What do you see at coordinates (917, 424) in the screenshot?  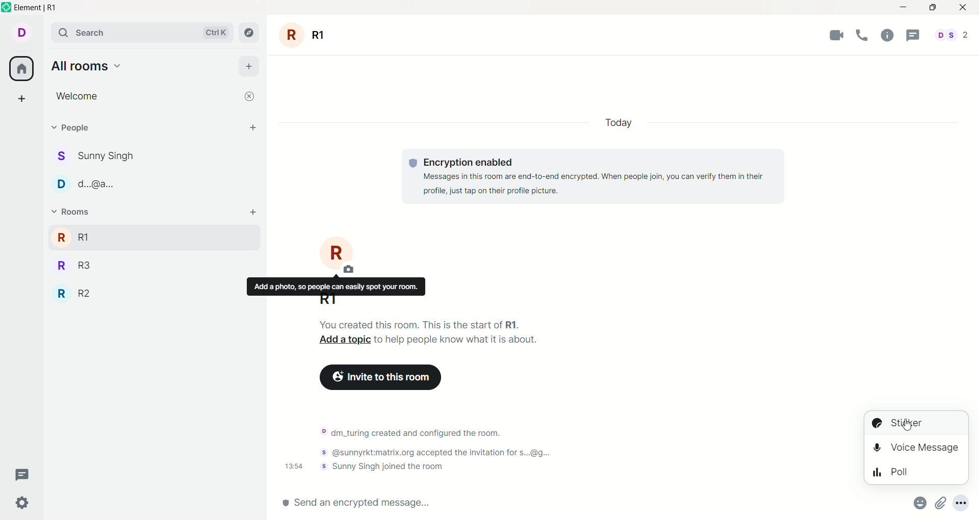 I see `sticker` at bounding box center [917, 424].